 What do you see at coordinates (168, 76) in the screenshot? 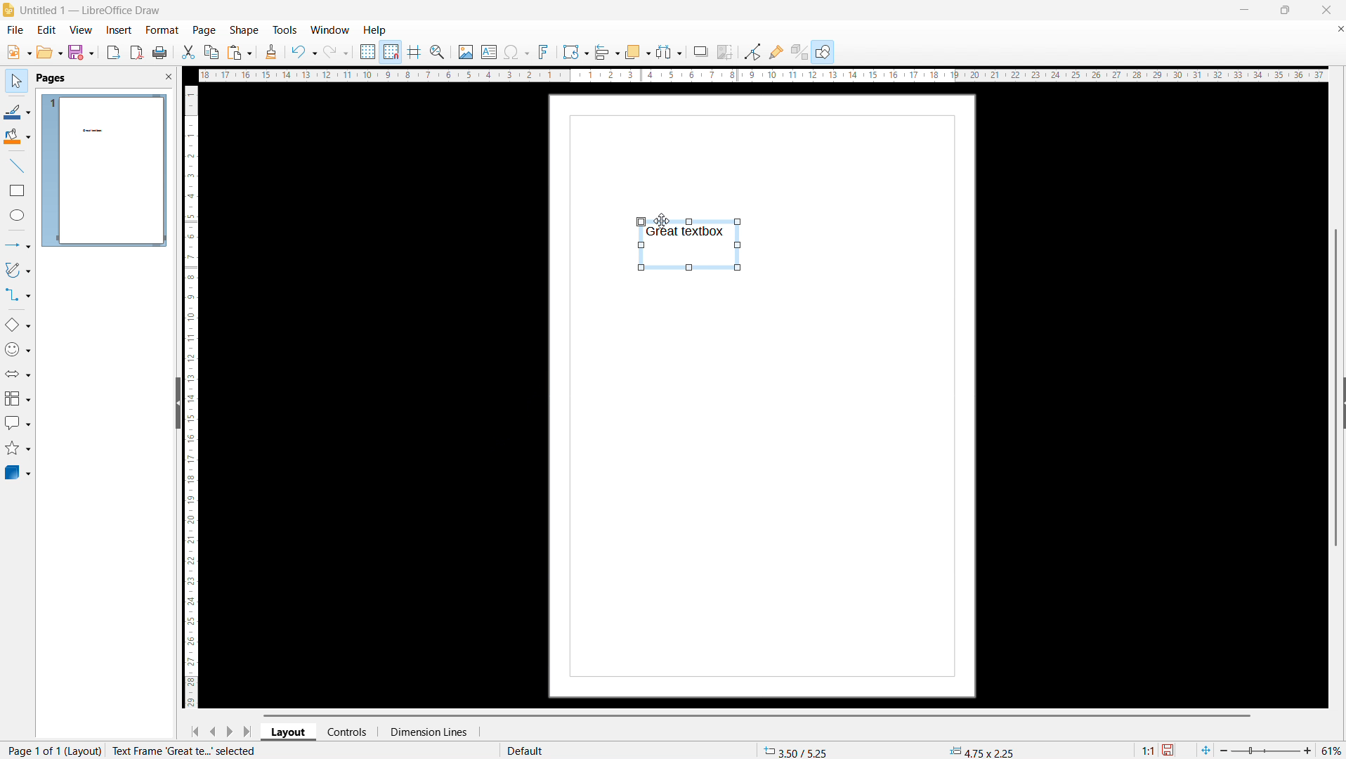
I see `close pane` at bounding box center [168, 76].